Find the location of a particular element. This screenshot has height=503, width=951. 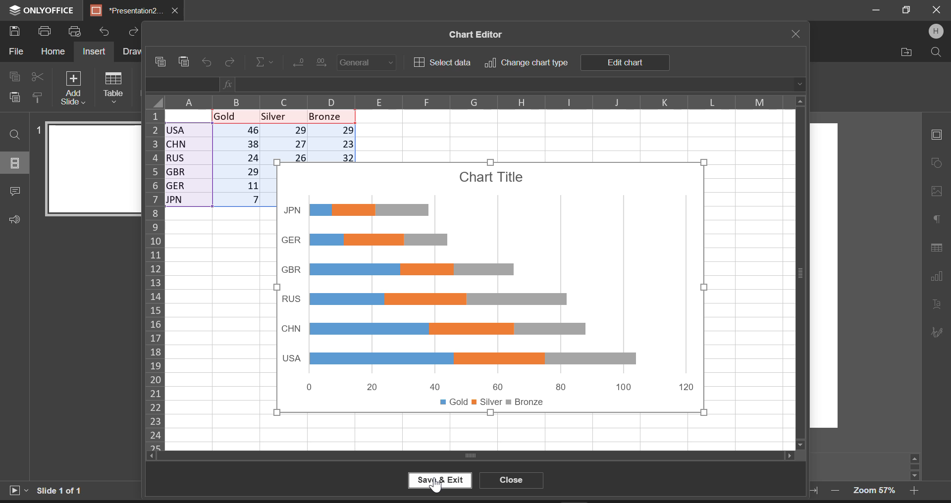

Number Format: General is located at coordinates (367, 62).